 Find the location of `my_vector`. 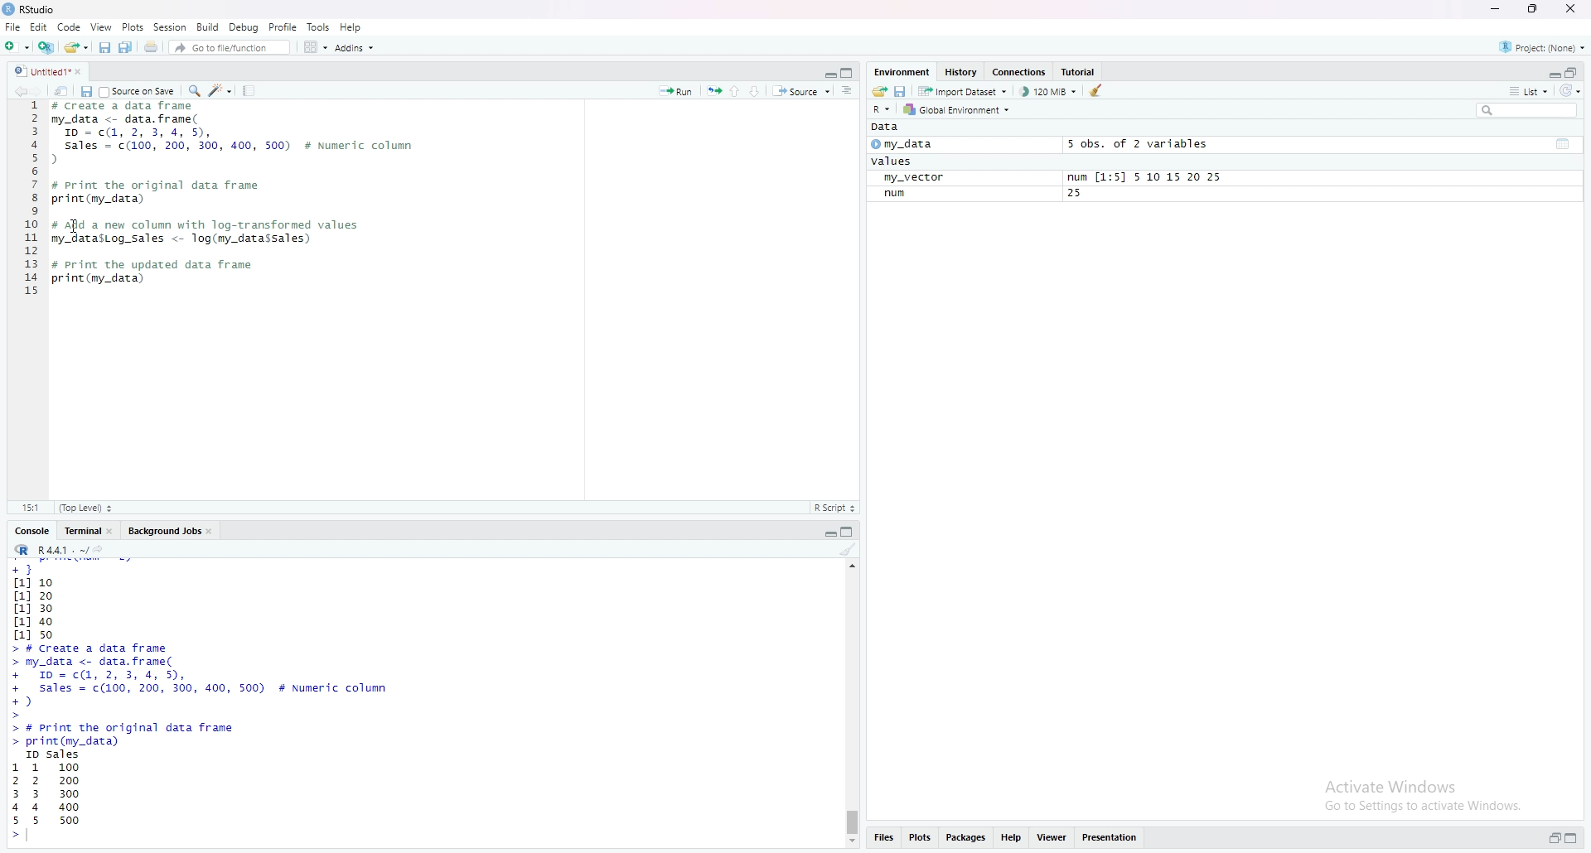

my_vector is located at coordinates (922, 178).